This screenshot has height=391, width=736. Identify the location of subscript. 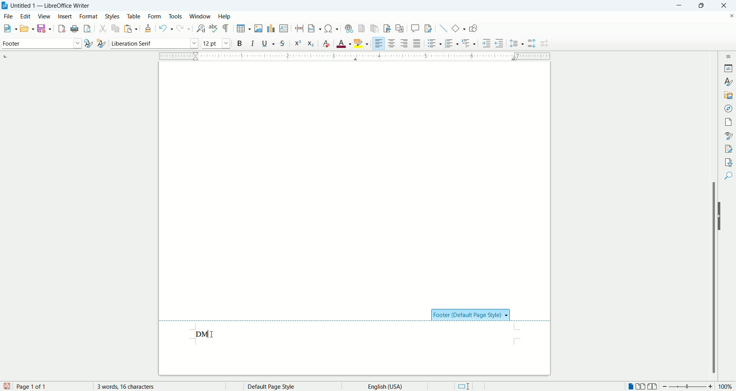
(311, 44).